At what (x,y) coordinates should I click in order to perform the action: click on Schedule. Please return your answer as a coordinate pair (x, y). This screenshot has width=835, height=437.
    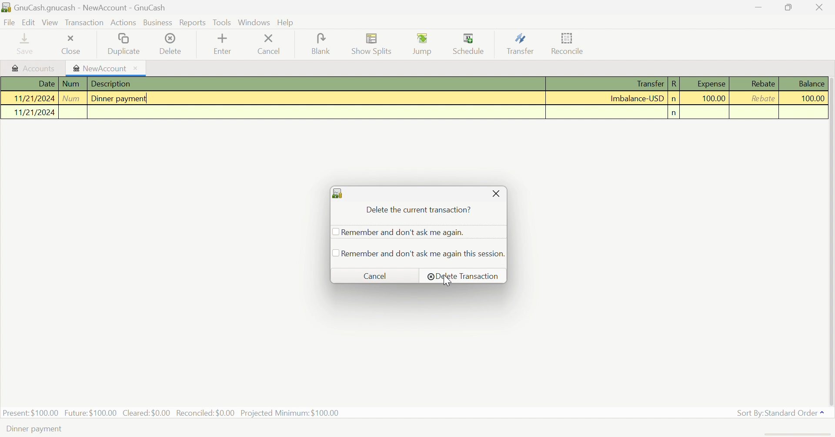
    Looking at the image, I should click on (471, 43).